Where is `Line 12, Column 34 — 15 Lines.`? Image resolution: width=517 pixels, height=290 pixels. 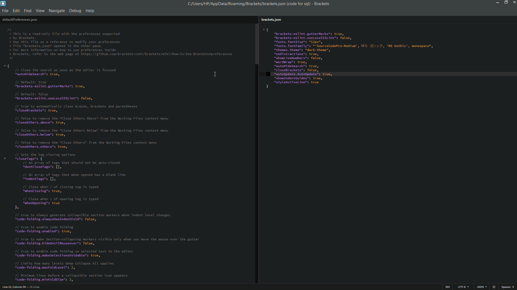 Line 12, Column 34 — 15 Lines. is located at coordinates (21, 286).